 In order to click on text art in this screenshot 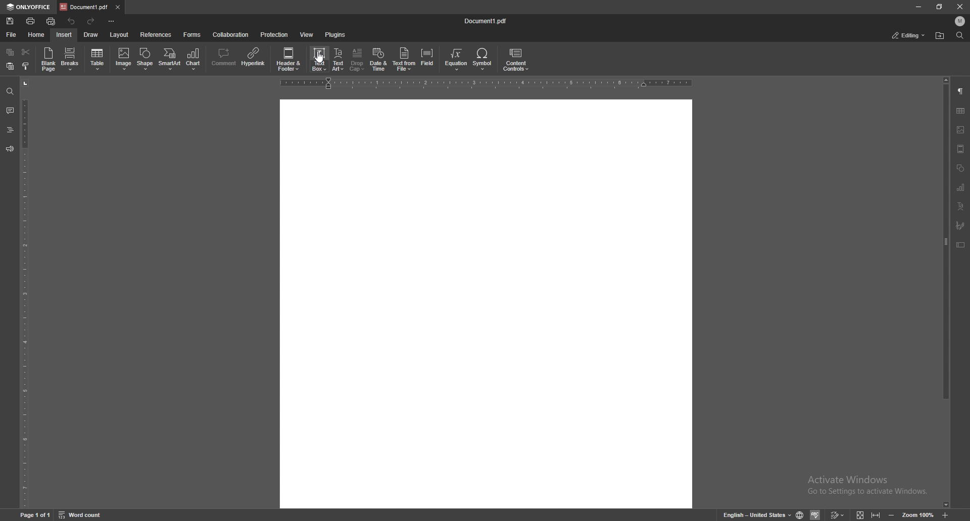, I will do `click(960, 206)`.